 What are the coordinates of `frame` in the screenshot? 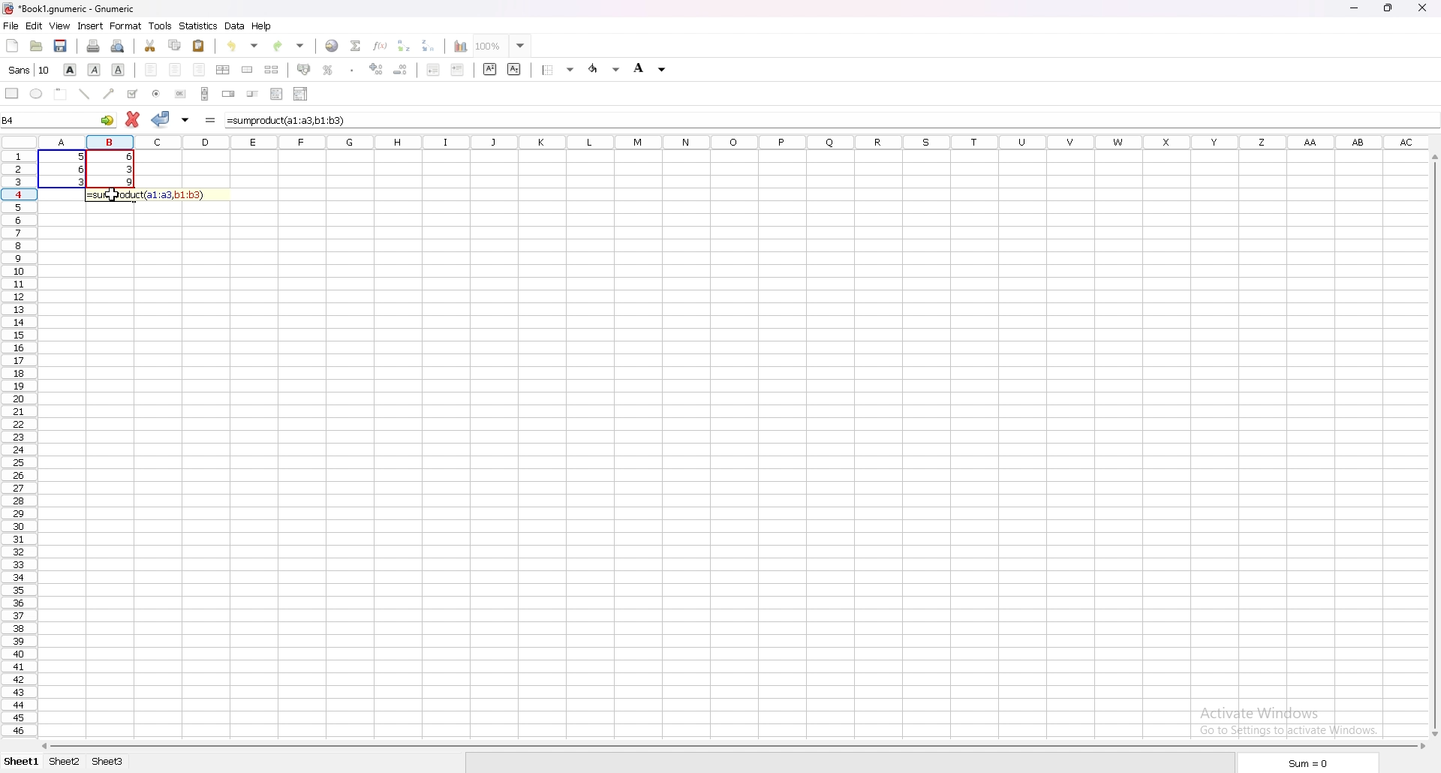 It's located at (60, 95).